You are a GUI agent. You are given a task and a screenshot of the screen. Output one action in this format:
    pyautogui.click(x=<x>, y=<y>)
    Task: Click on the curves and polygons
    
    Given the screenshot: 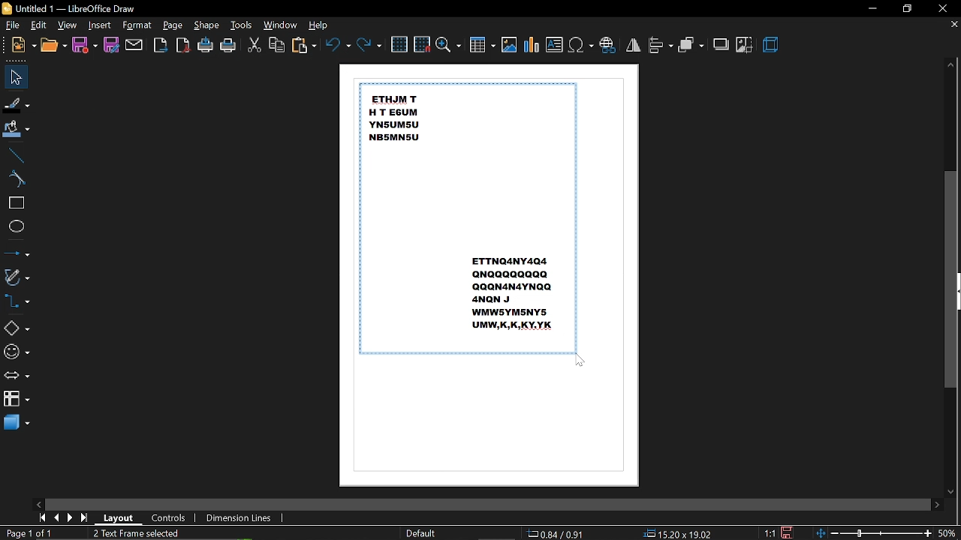 What is the action you would take?
    pyautogui.click(x=18, y=277)
    